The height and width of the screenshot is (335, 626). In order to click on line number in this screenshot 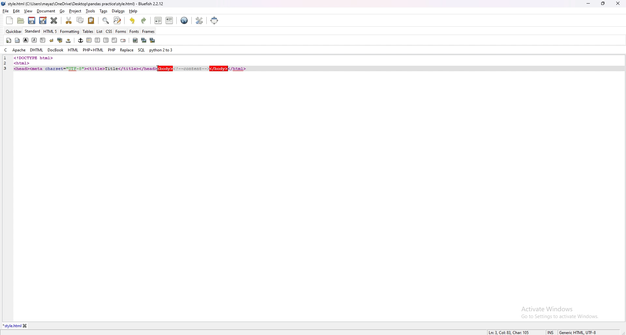, I will do `click(7, 63)`.